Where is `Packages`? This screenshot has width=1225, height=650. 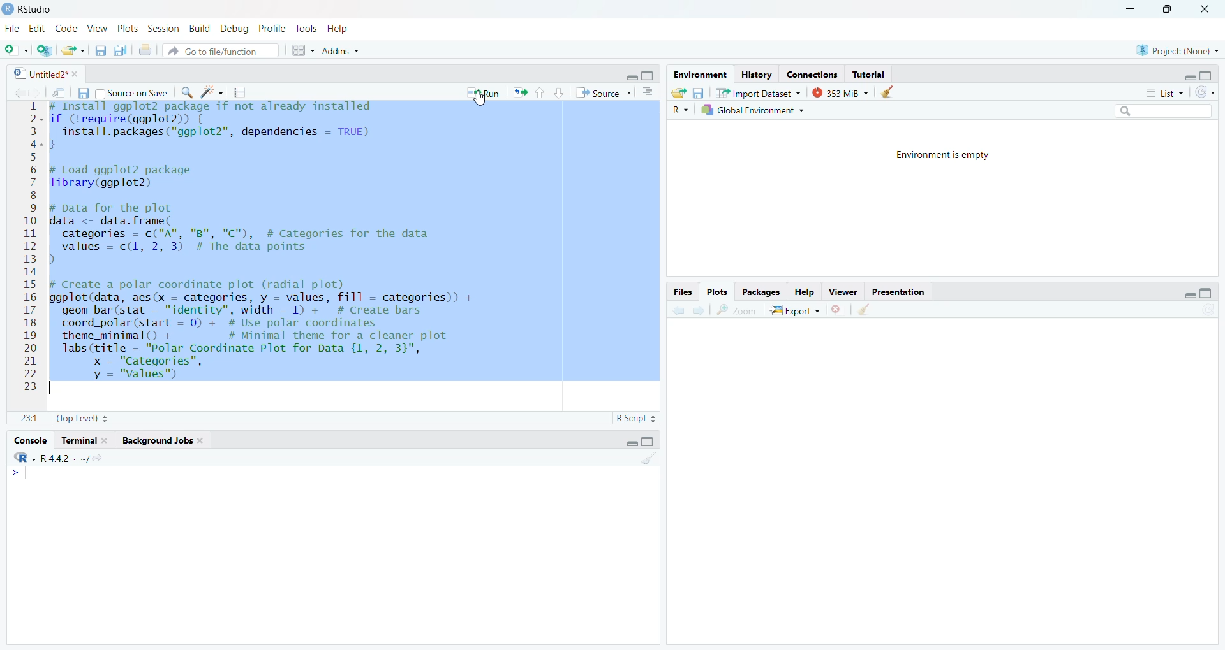 Packages is located at coordinates (764, 292).